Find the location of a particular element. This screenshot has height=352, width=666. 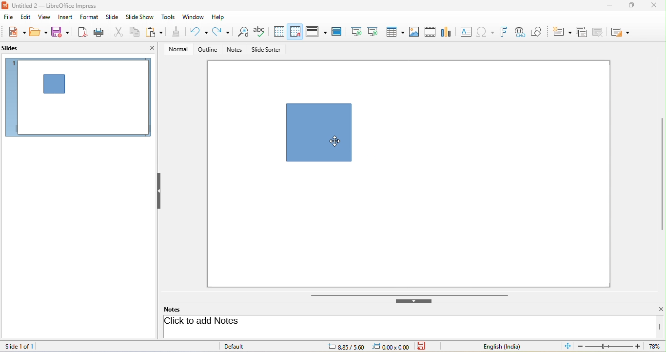

slide 1 preview is located at coordinates (78, 101).